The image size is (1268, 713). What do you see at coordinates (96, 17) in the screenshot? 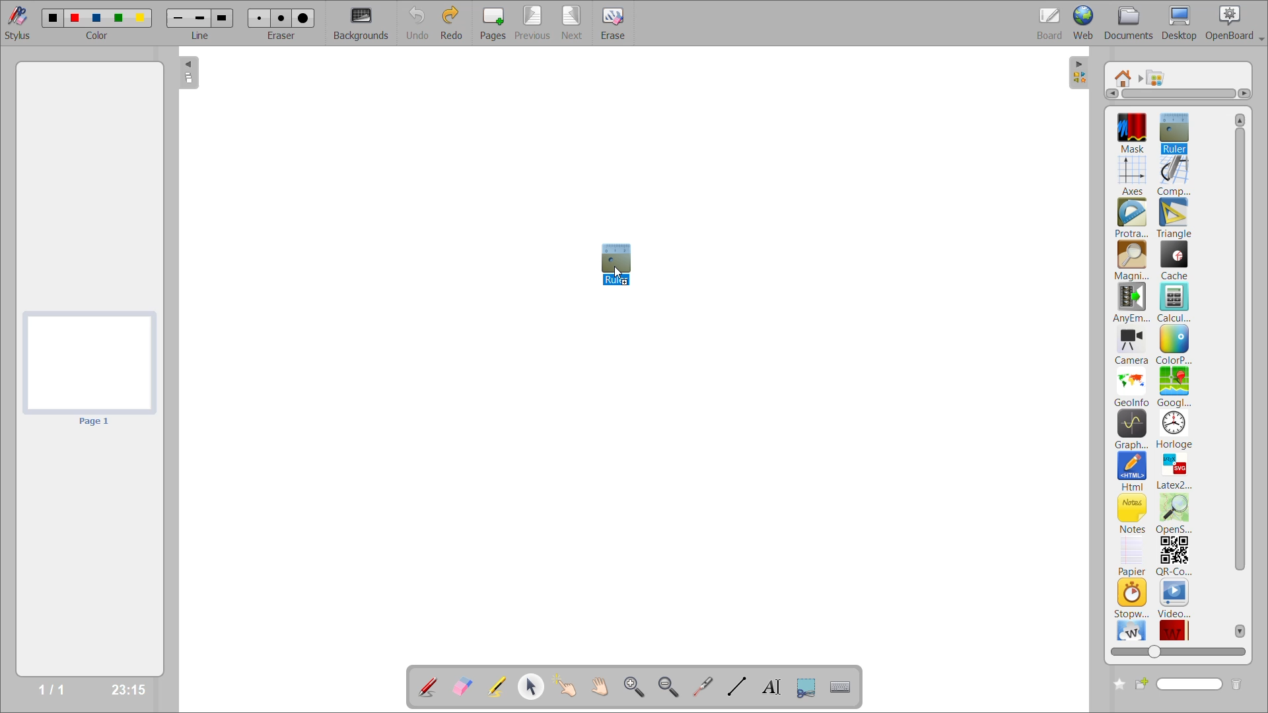
I see `color 3` at bounding box center [96, 17].